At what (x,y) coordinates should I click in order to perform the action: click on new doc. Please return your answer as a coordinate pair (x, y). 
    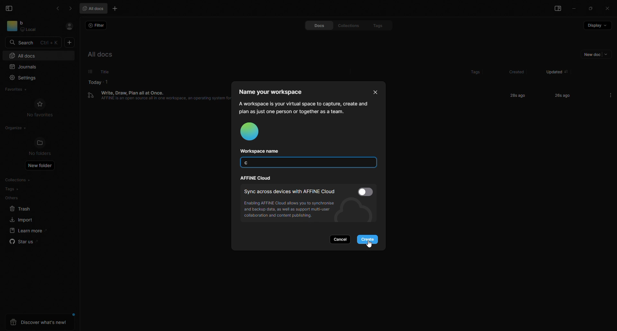
    Looking at the image, I should click on (70, 43).